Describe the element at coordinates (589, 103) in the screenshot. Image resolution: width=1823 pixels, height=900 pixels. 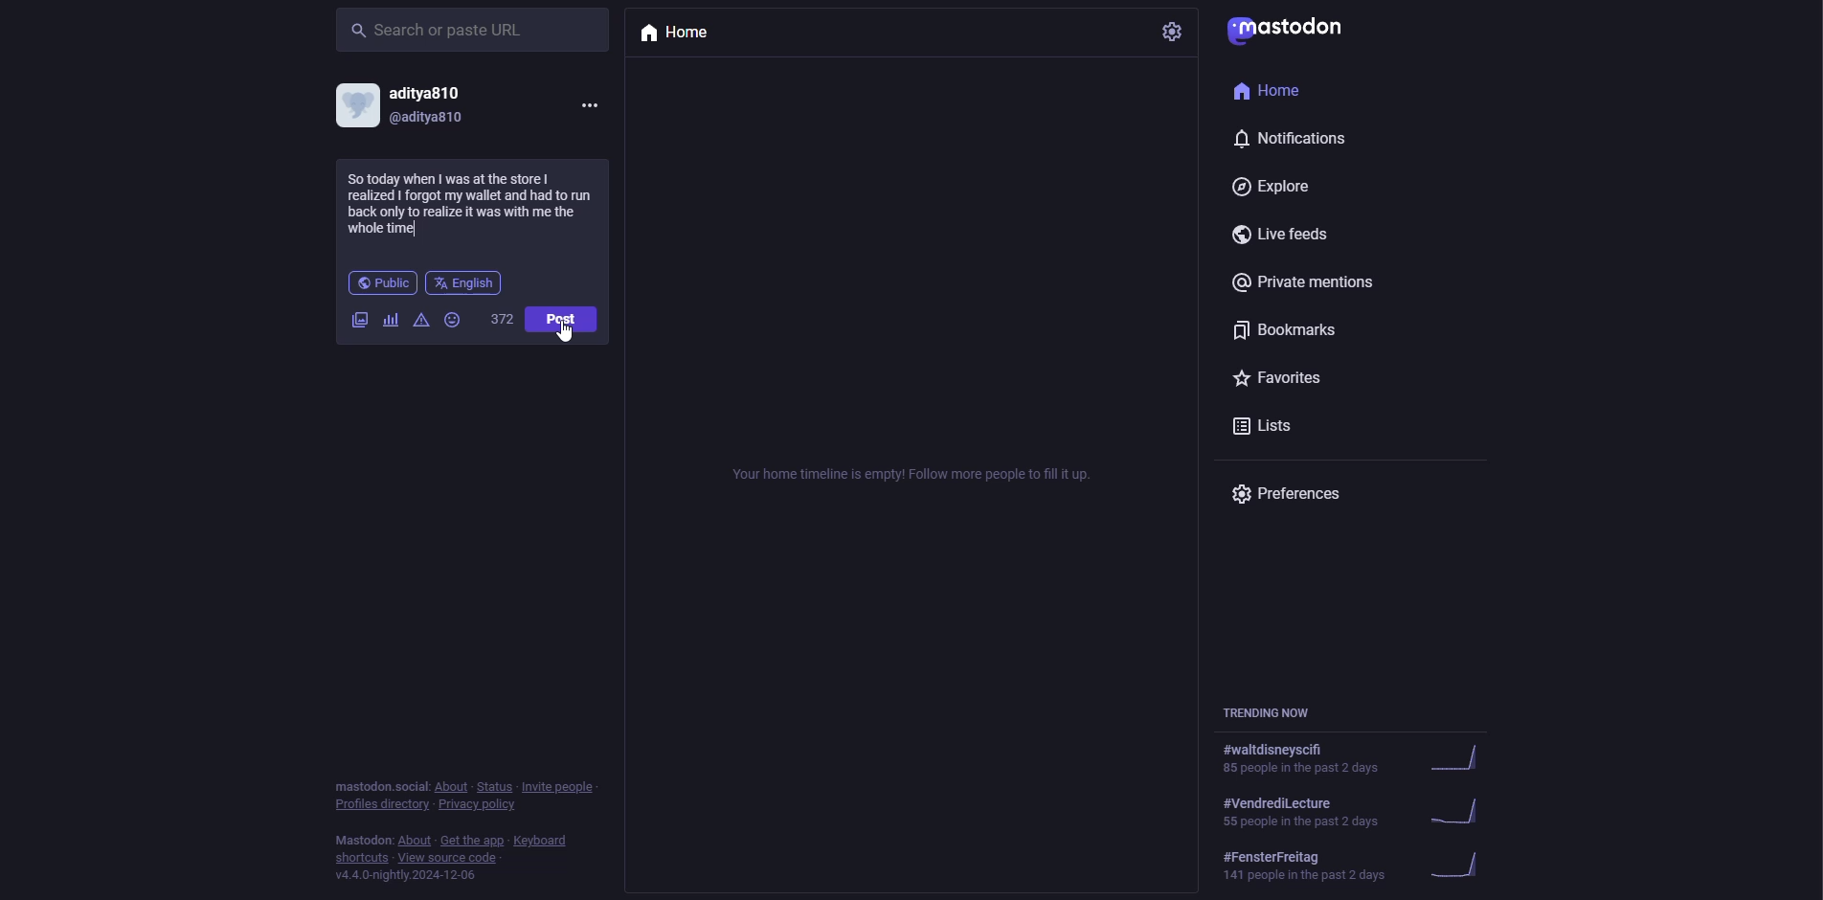
I see `more` at that location.